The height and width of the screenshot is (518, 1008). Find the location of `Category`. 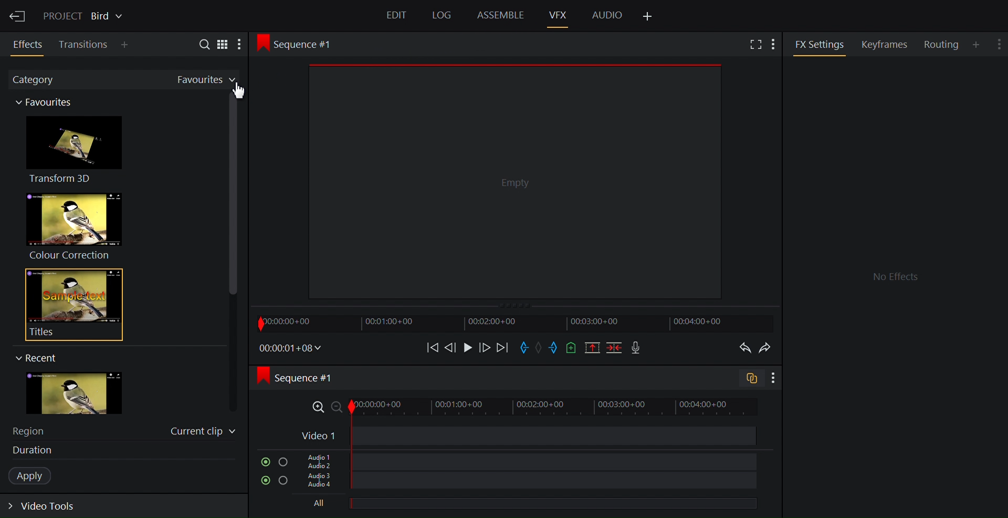

Category is located at coordinates (39, 81).